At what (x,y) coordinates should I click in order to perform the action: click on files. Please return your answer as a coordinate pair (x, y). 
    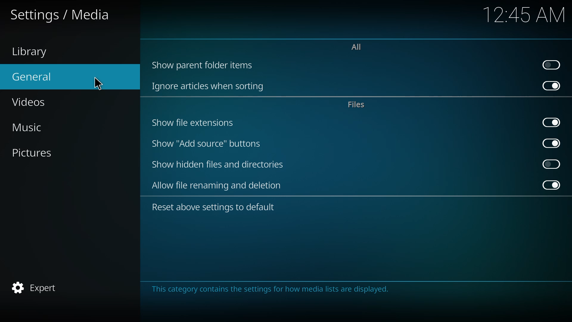
    Looking at the image, I should click on (356, 105).